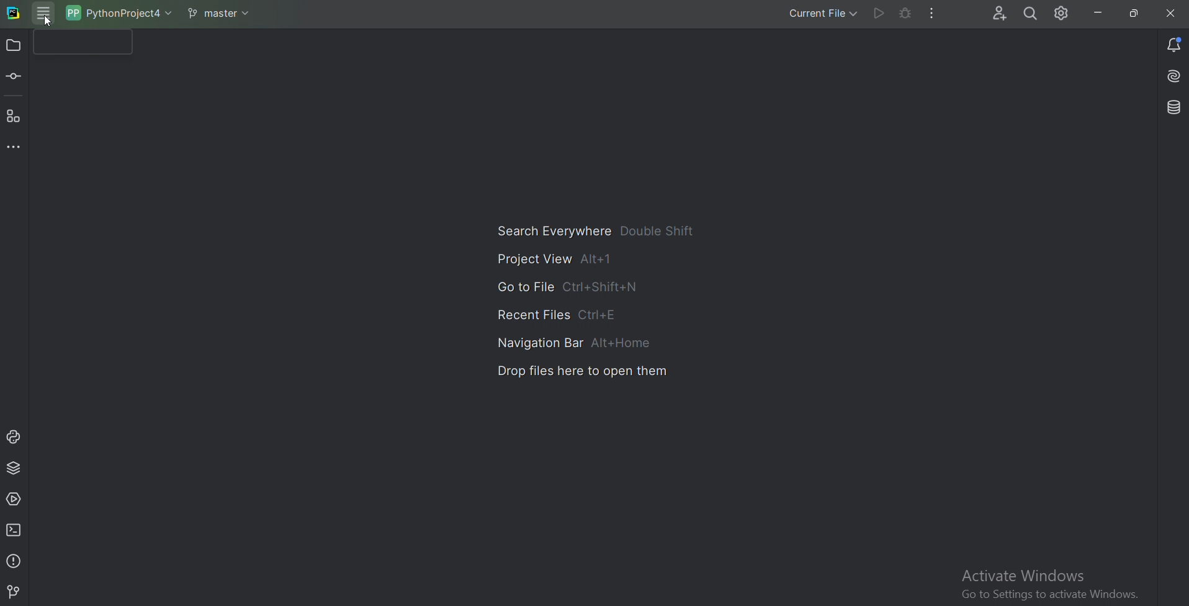  Describe the element at coordinates (1165, 13) in the screenshot. I see `Cross` at that location.